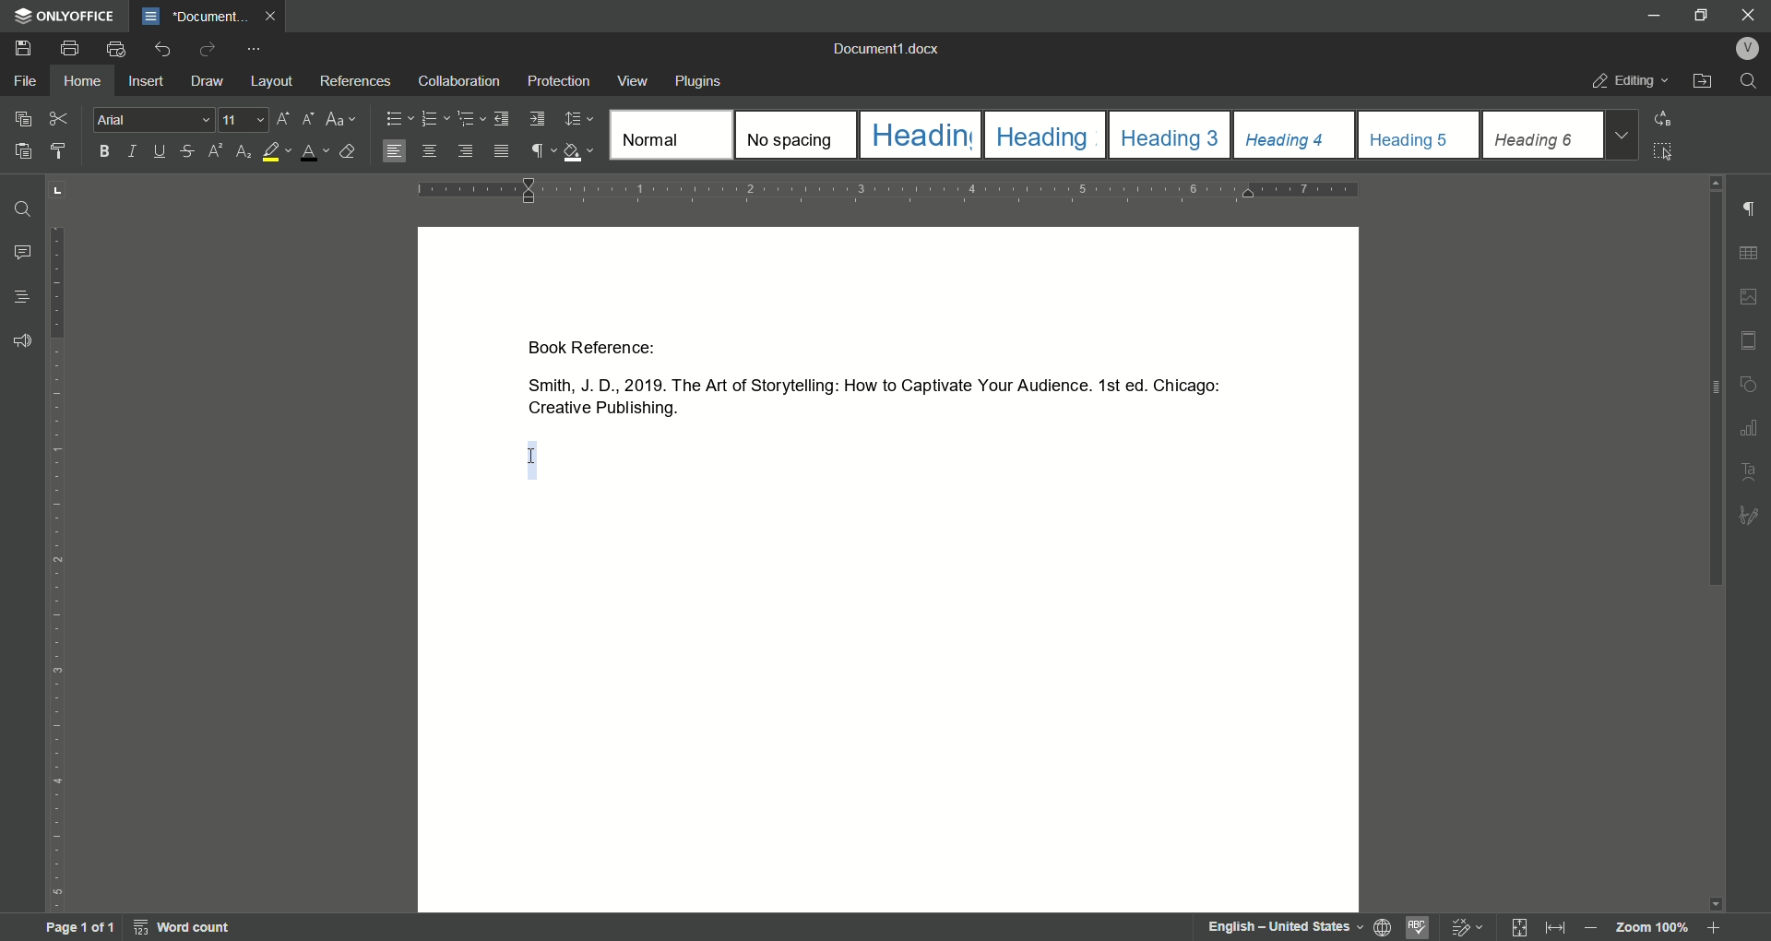  What do you see at coordinates (560, 80) in the screenshot?
I see `protection` at bounding box center [560, 80].